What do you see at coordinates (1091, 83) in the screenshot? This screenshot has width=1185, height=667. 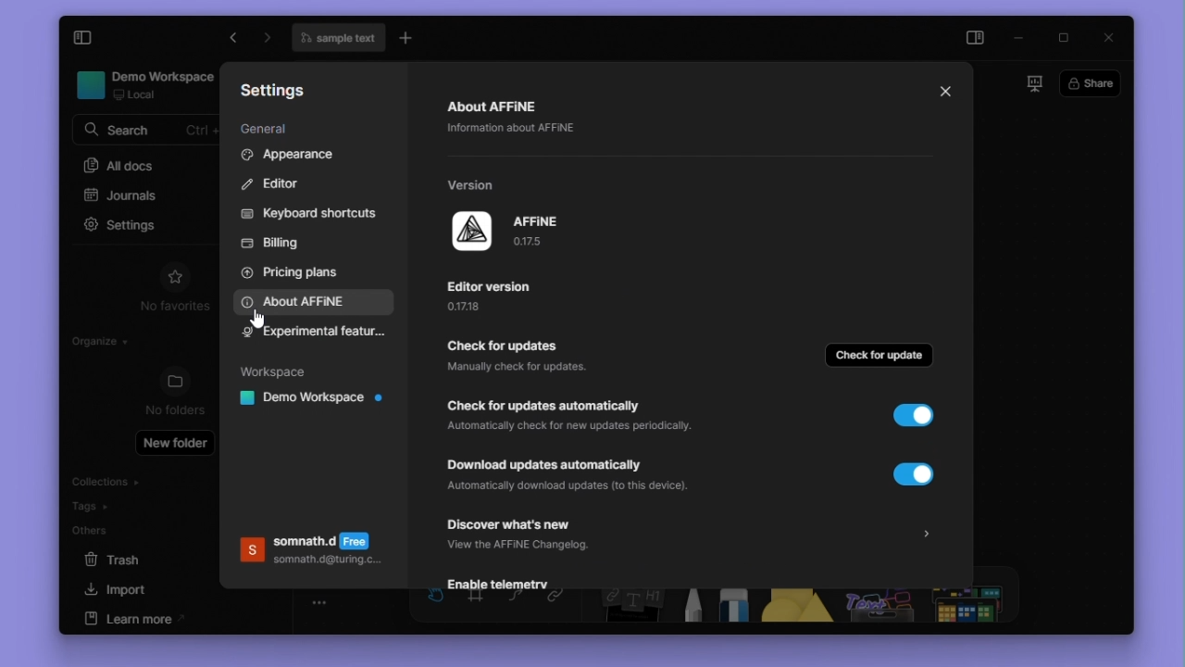 I see `share` at bounding box center [1091, 83].